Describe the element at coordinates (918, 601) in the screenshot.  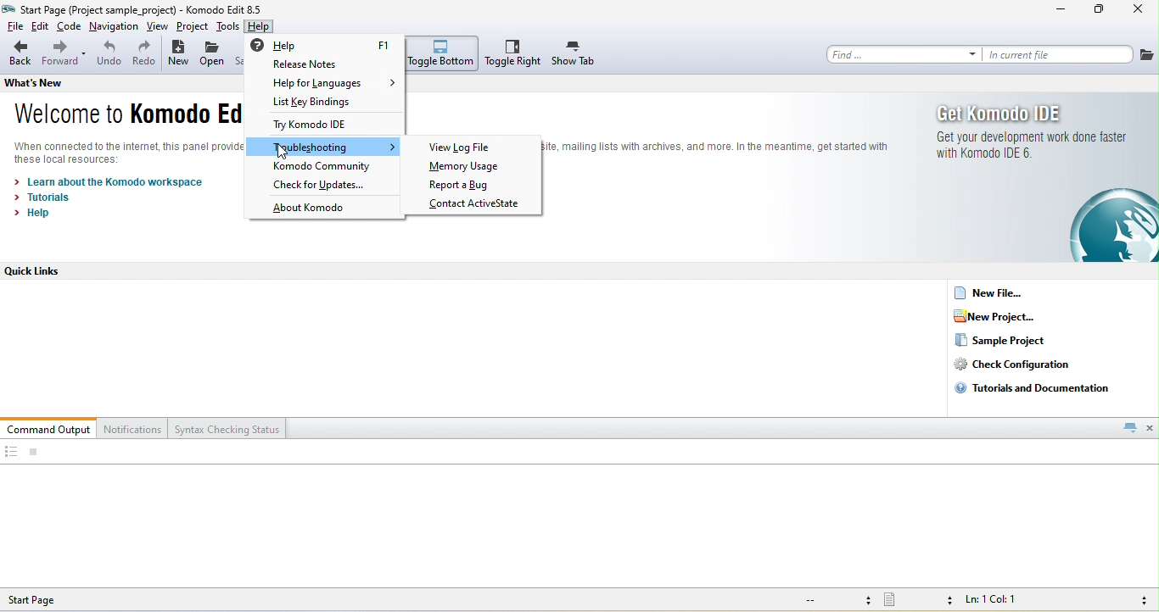
I see `file type` at that location.